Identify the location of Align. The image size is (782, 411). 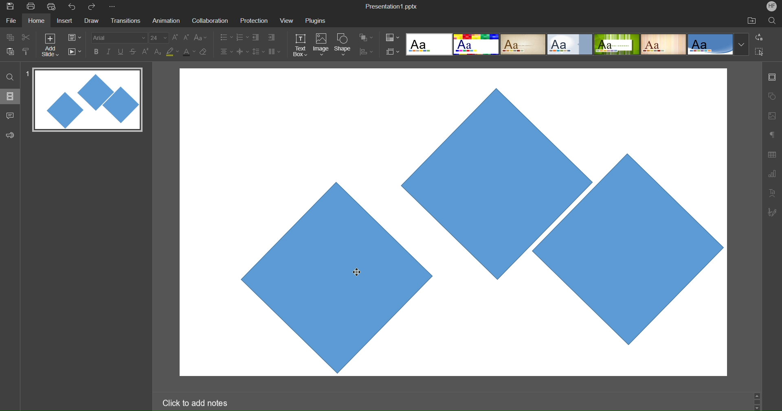
(366, 52).